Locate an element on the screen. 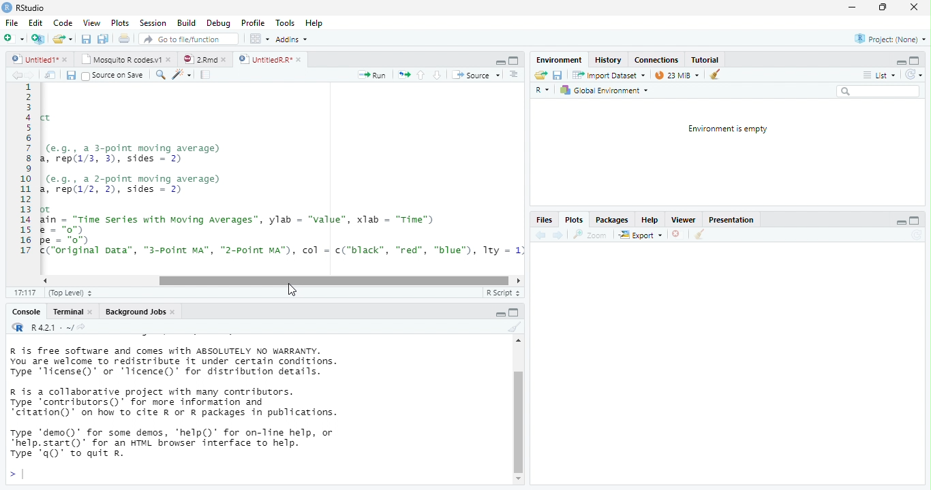 Image resolution: width=931 pixels, height=490 pixels. close is located at coordinates (913, 7).